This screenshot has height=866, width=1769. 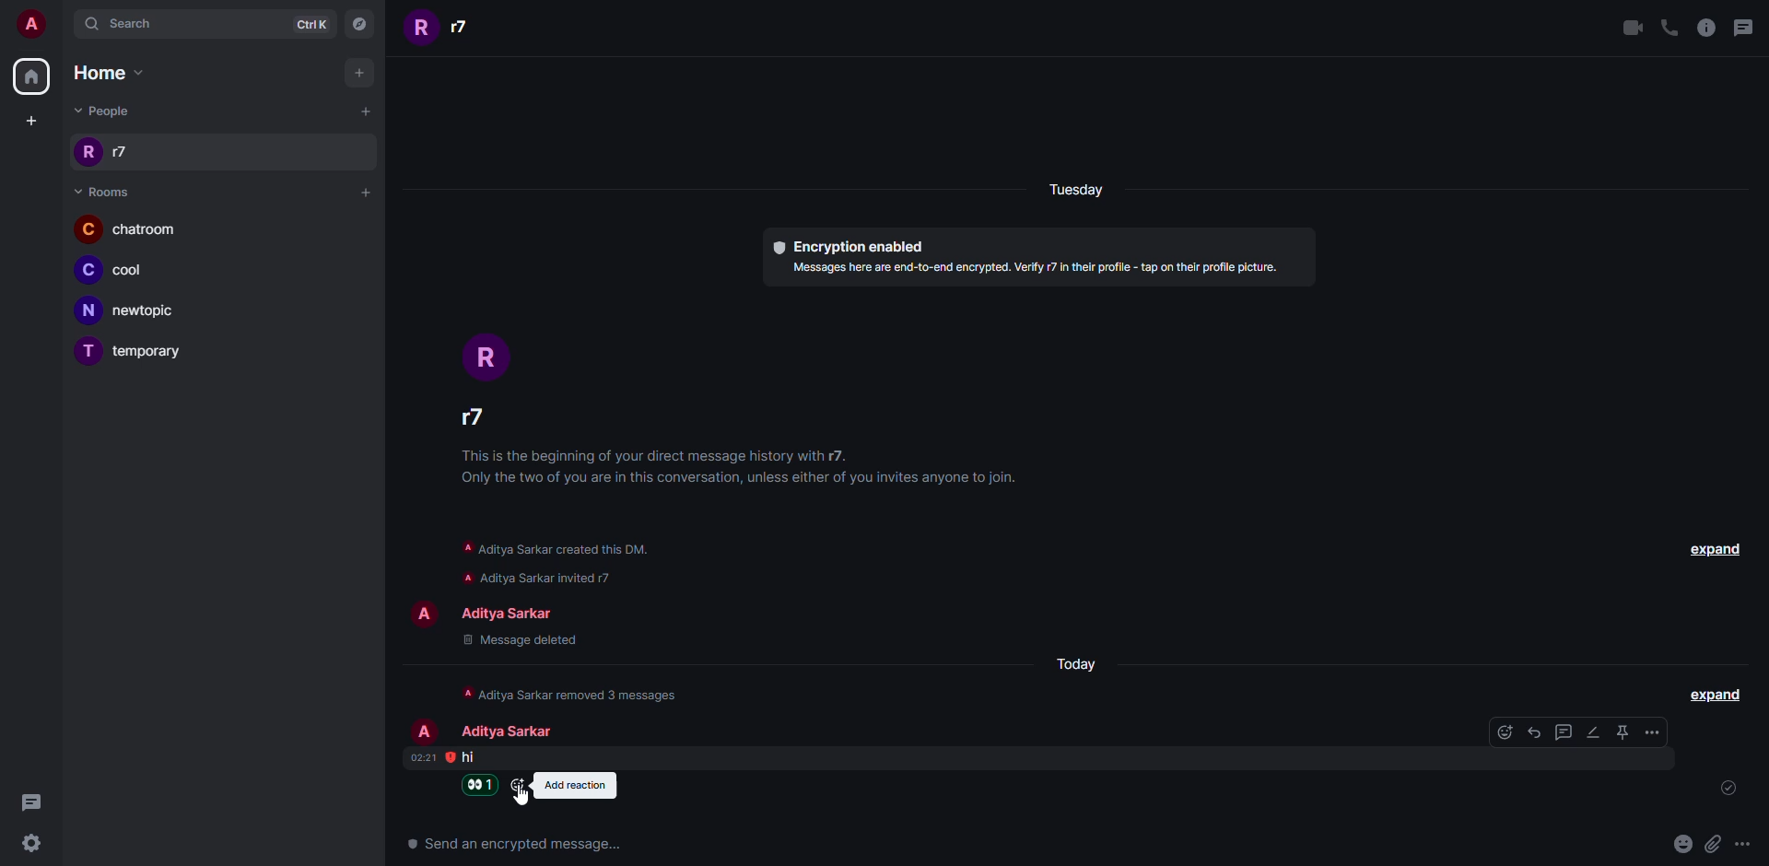 What do you see at coordinates (487, 349) in the screenshot?
I see `profile` at bounding box center [487, 349].